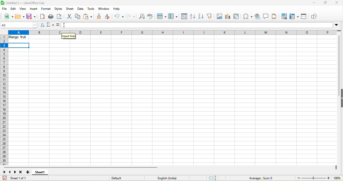 The width and height of the screenshot is (343, 181). I want to click on export directly as pdf, so click(42, 16).